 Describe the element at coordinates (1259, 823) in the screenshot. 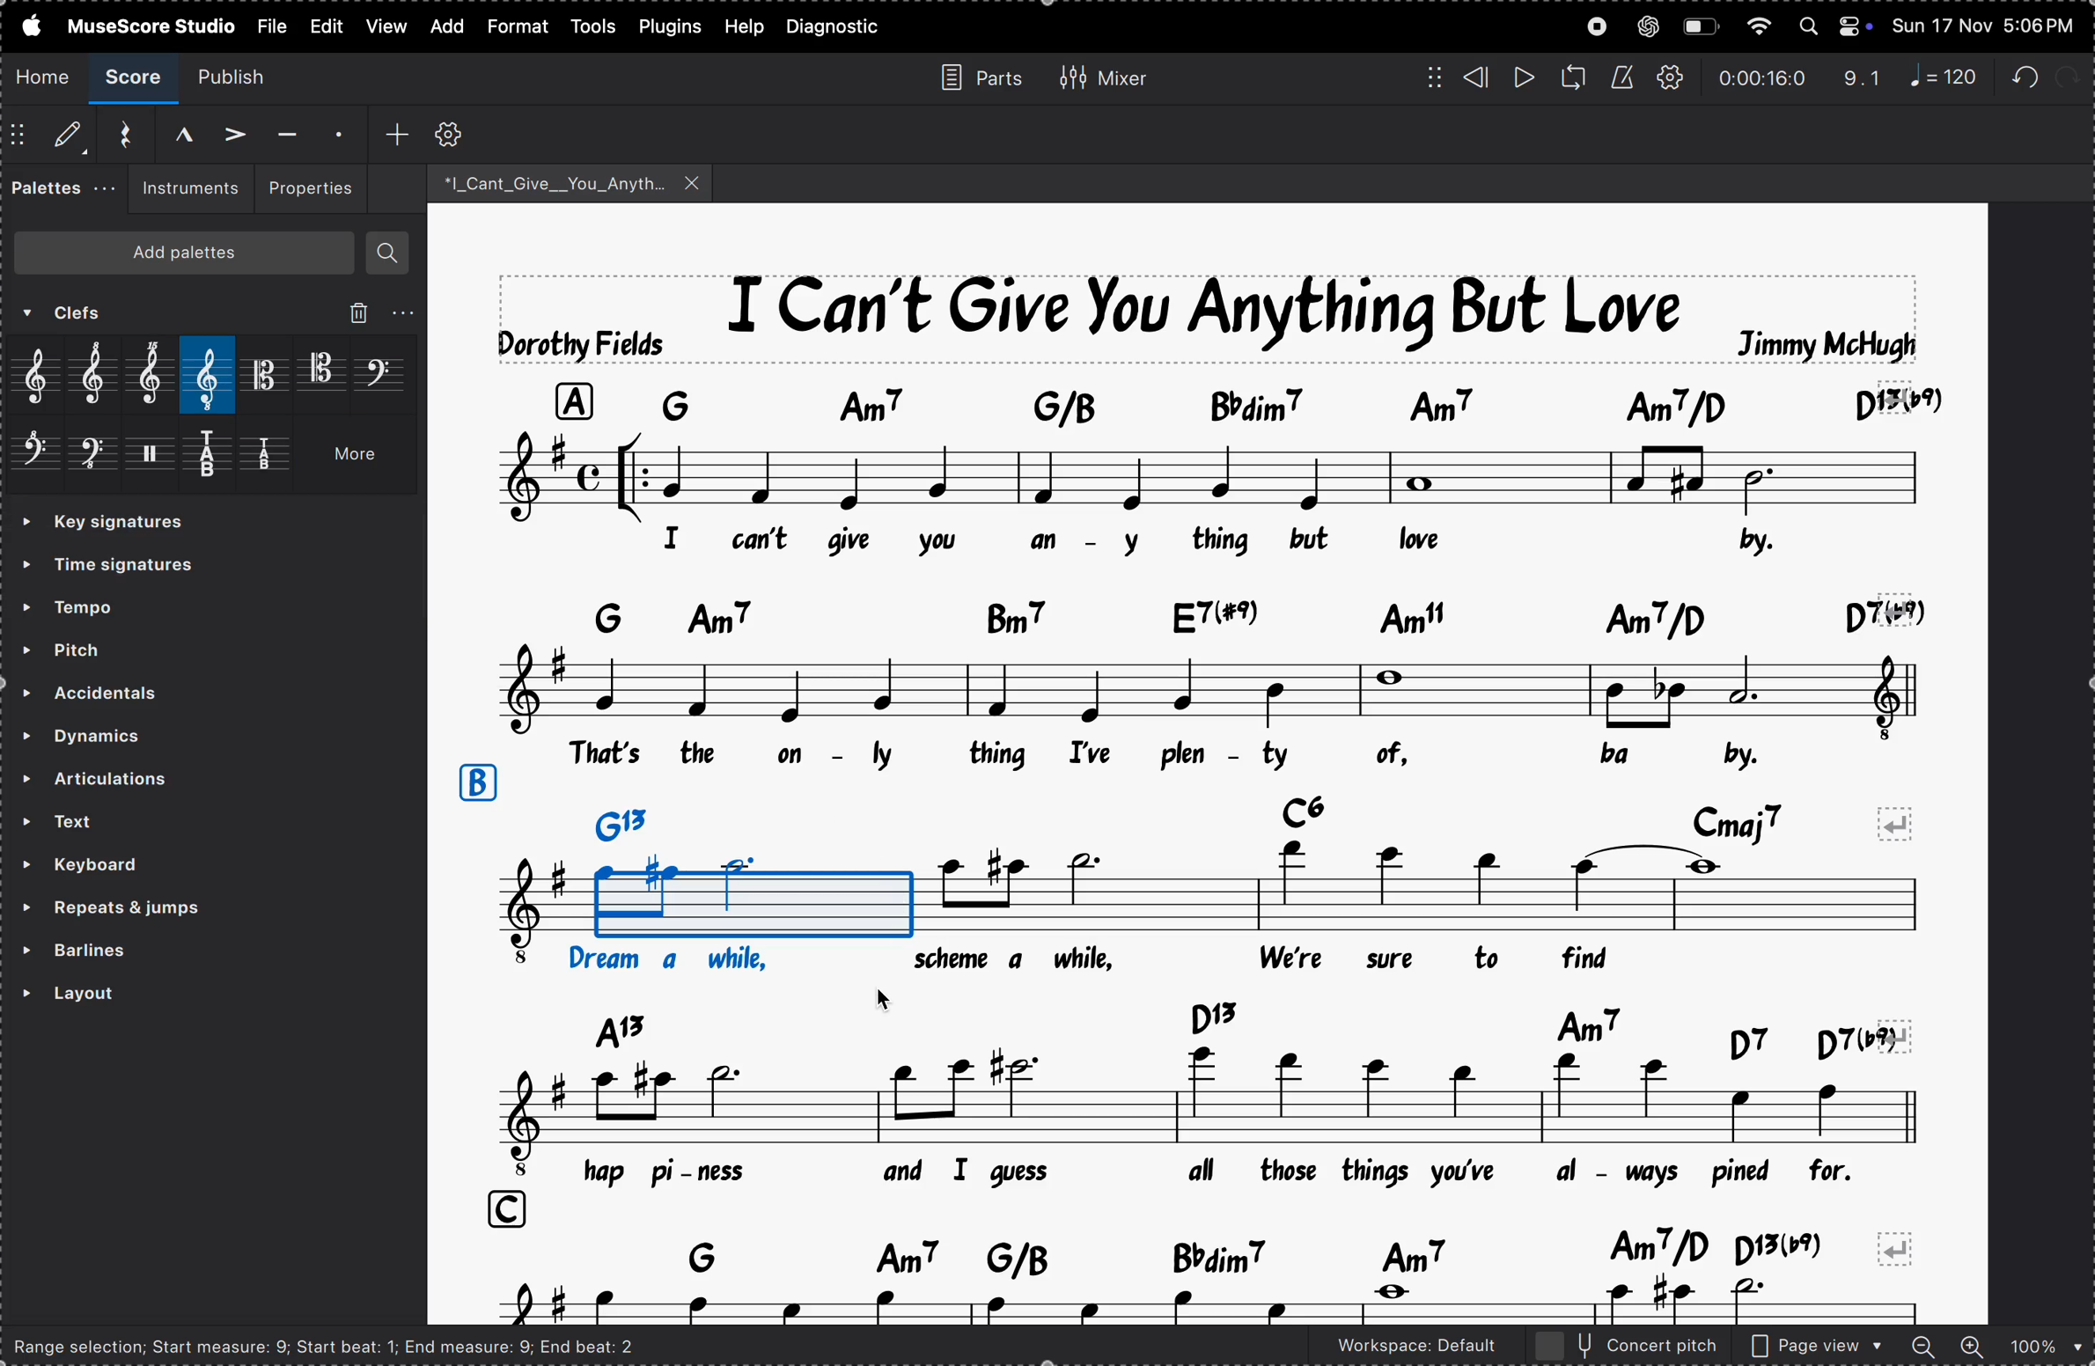

I see `key notes` at that location.